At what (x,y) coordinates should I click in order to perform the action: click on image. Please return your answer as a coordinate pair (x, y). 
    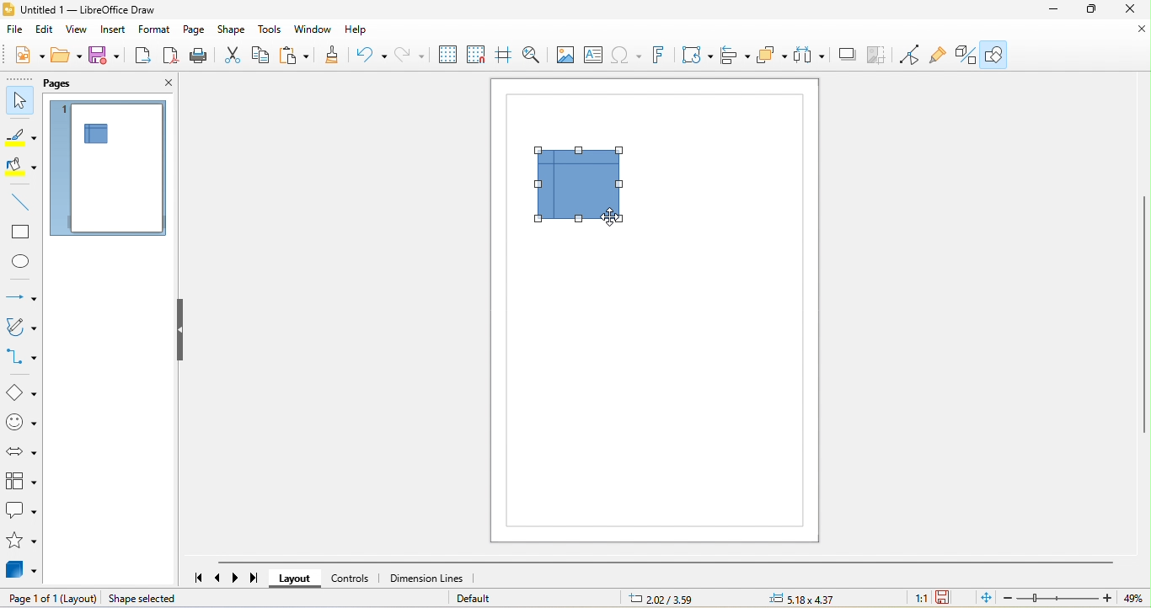
    Looking at the image, I should click on (564, 56).